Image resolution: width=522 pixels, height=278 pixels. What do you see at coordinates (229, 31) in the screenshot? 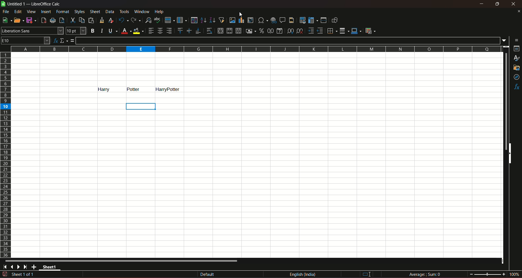
I see `merge` at bounding box center [229, 31].